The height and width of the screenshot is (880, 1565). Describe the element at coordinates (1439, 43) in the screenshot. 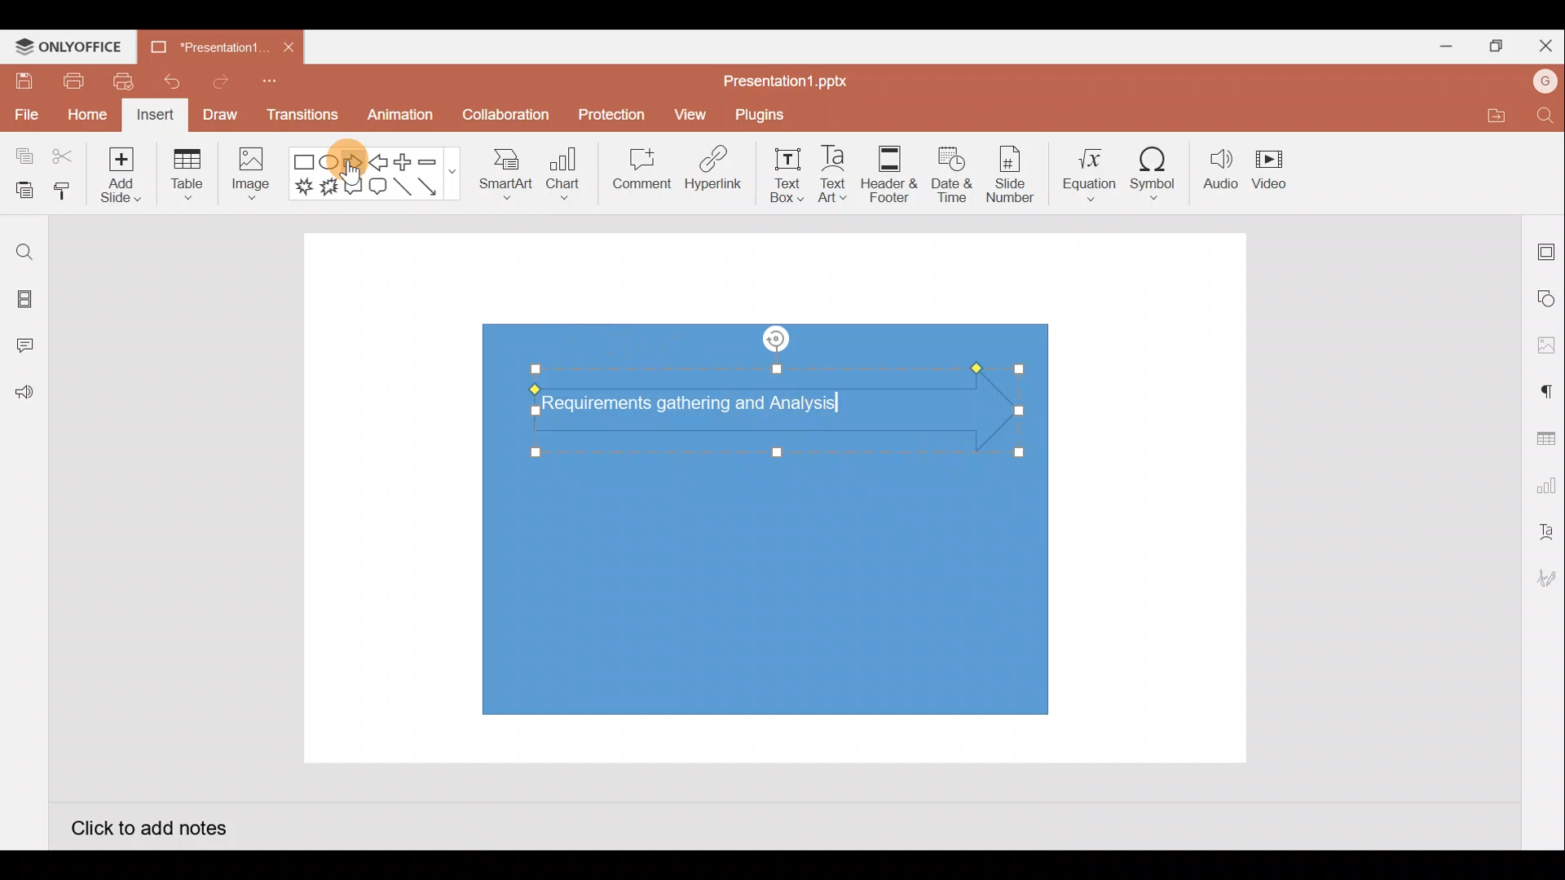

I see `Minimize` at that location.